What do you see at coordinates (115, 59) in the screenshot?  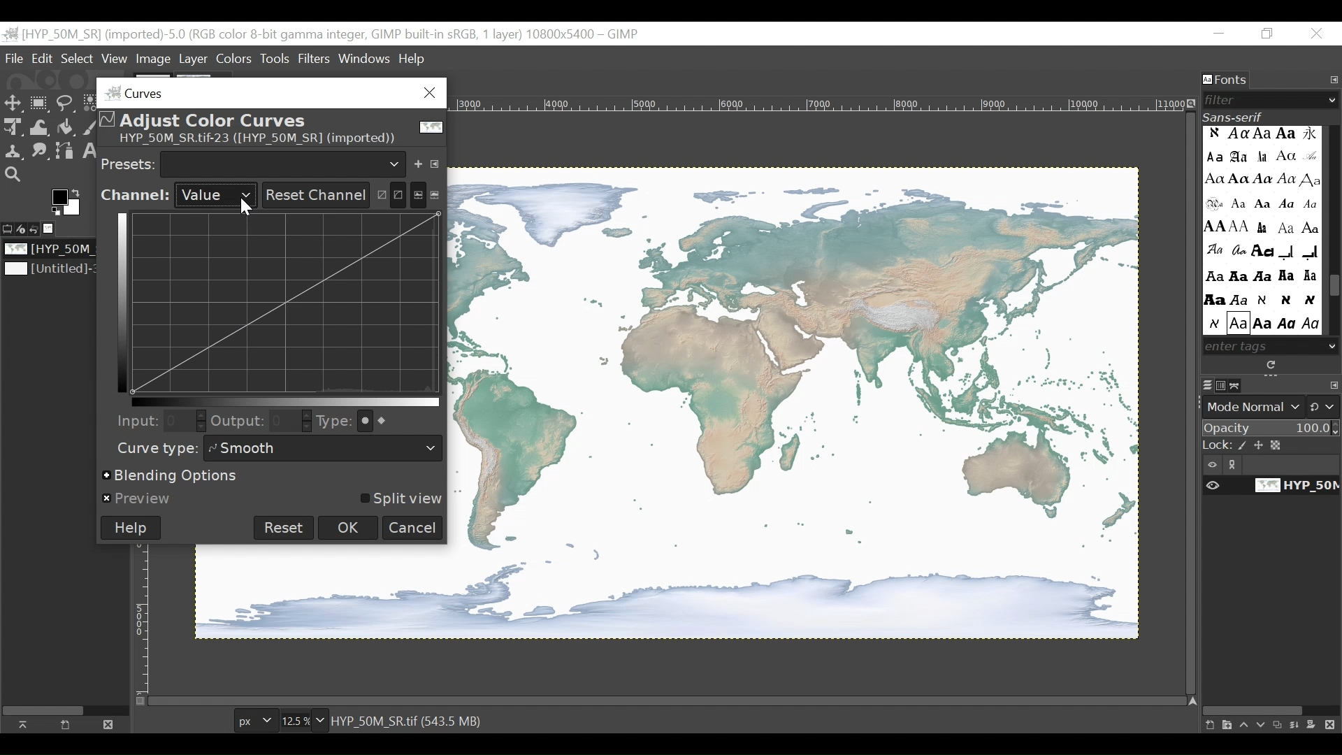 I see `View` at bounding box center [115, 59].